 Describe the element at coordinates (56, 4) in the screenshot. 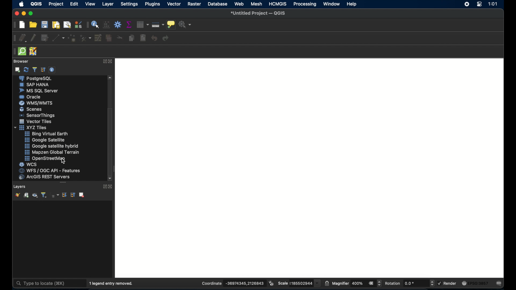

I see `project` at that location.